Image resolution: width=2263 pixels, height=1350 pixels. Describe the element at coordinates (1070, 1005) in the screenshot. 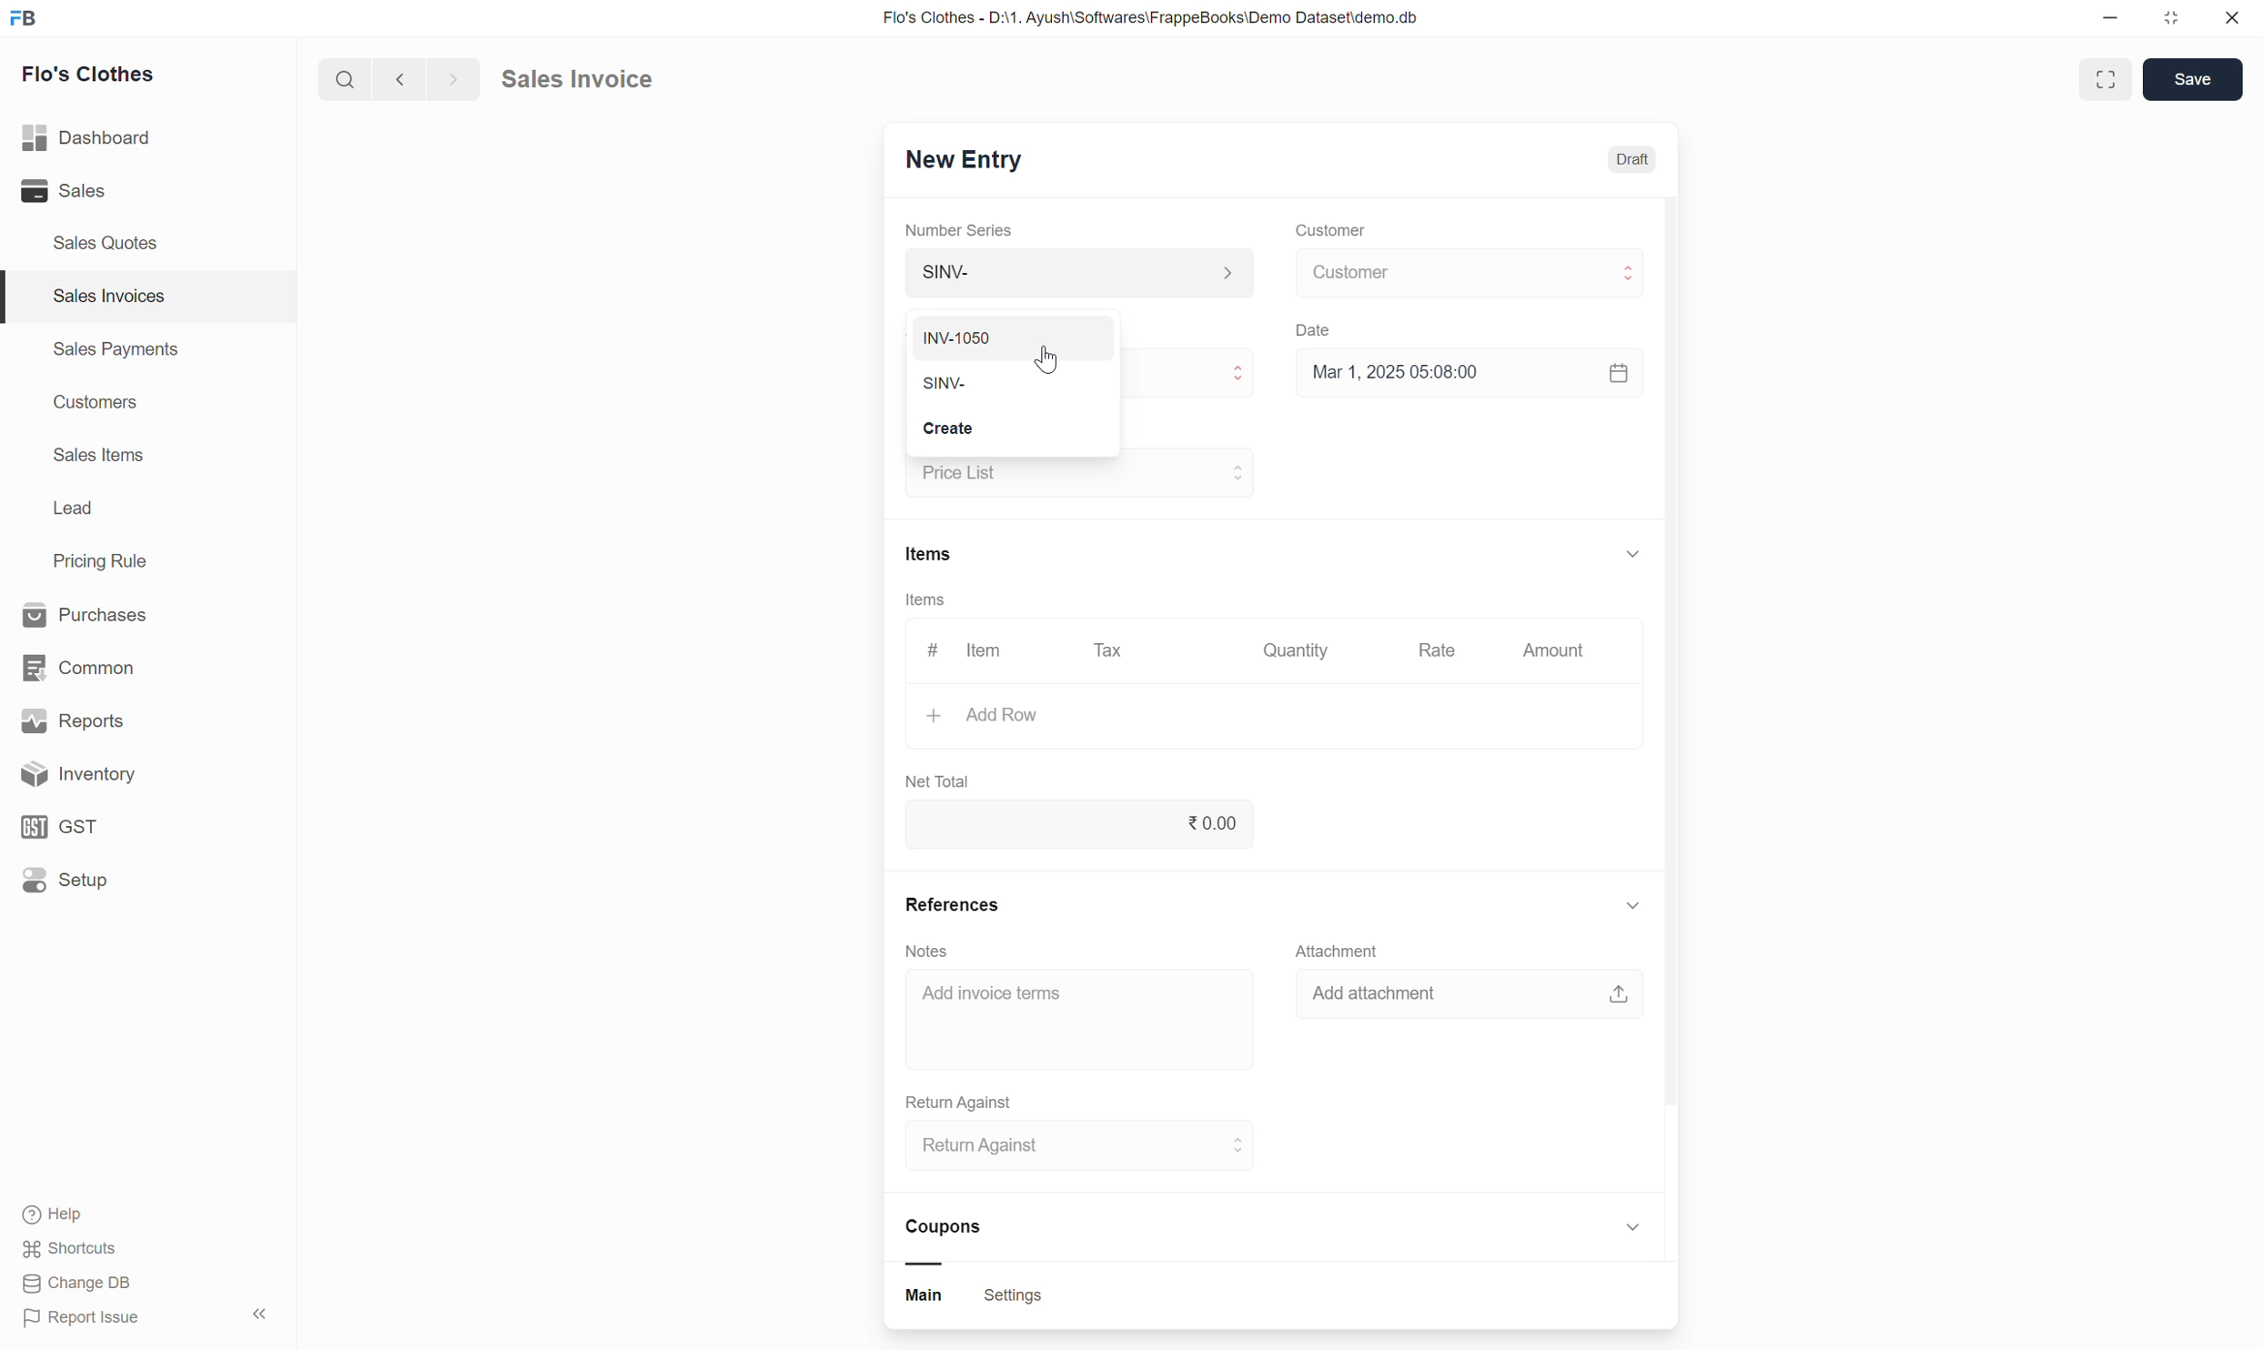

I see `Add invoice term input box` at that location.